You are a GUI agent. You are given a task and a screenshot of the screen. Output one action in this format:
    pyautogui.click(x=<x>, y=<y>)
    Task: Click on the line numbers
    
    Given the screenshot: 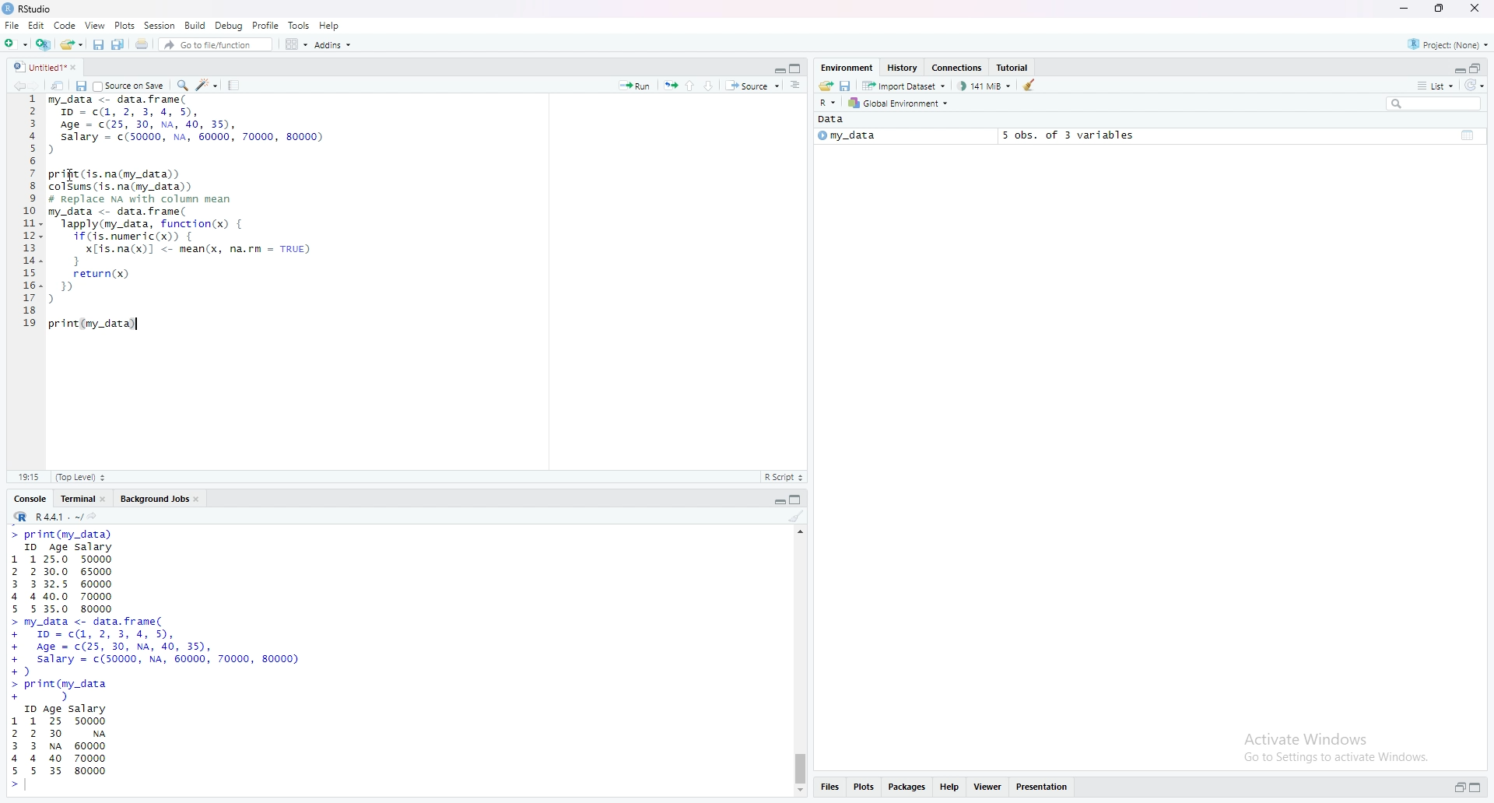 What is the action you would take?
    pyautogui.click(x=30, y=216)
    